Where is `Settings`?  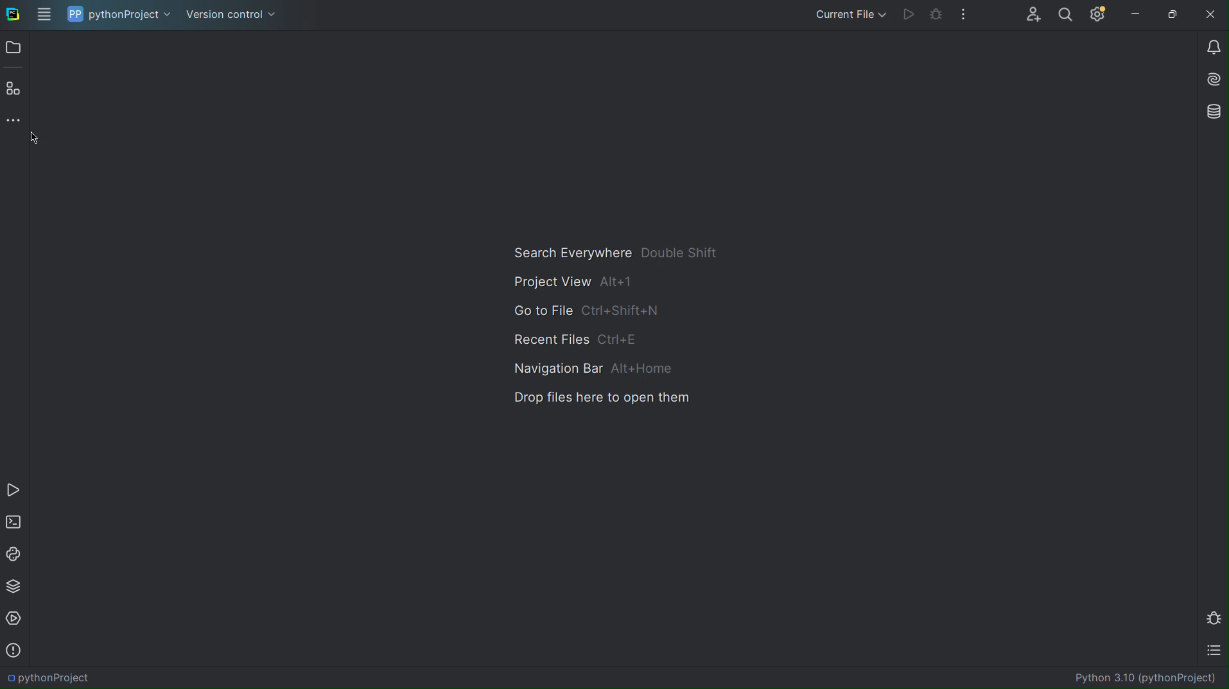 Settings is located at coordinates (1099, 16).